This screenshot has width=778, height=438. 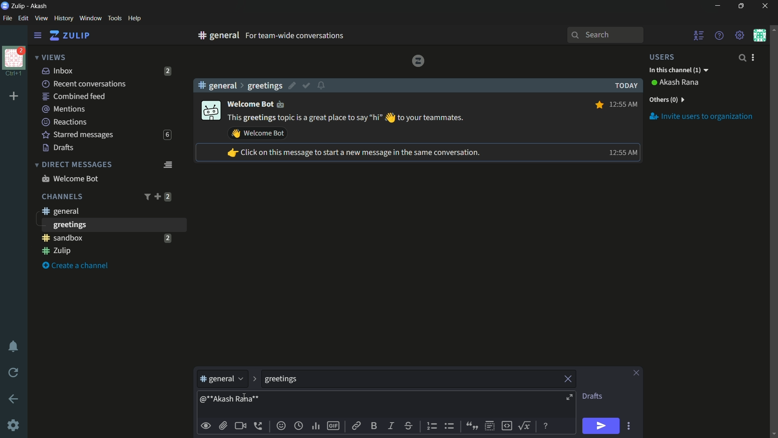 What do you see at coordinates (293, 87) in the screenshot?
I see `edit topic` at bounding box center [293, 87].